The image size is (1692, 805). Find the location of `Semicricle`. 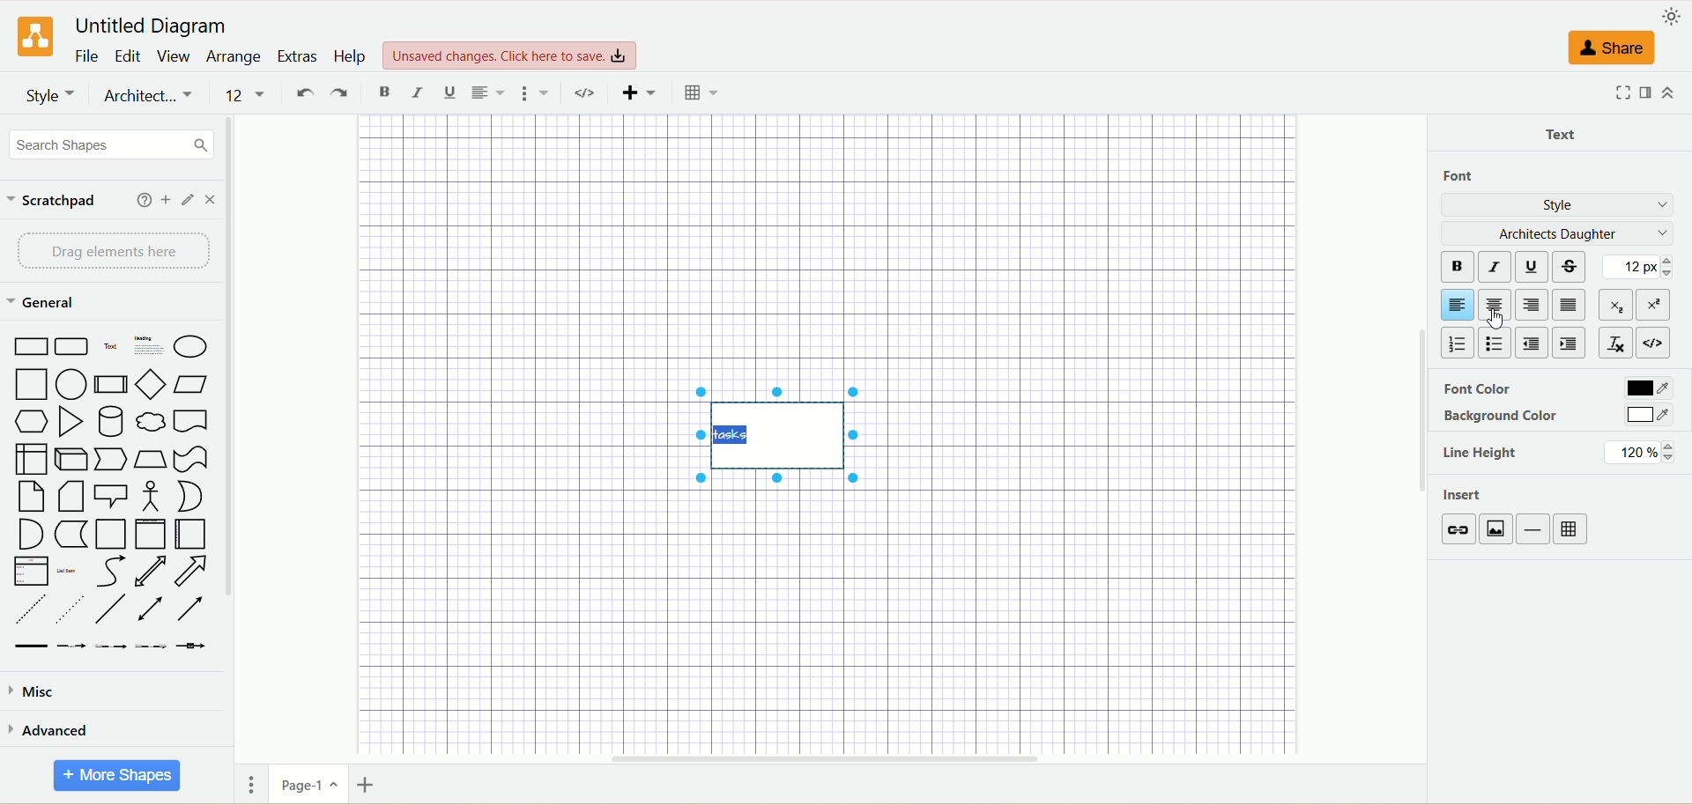

Semicricle is located at coordinates (31, 535).